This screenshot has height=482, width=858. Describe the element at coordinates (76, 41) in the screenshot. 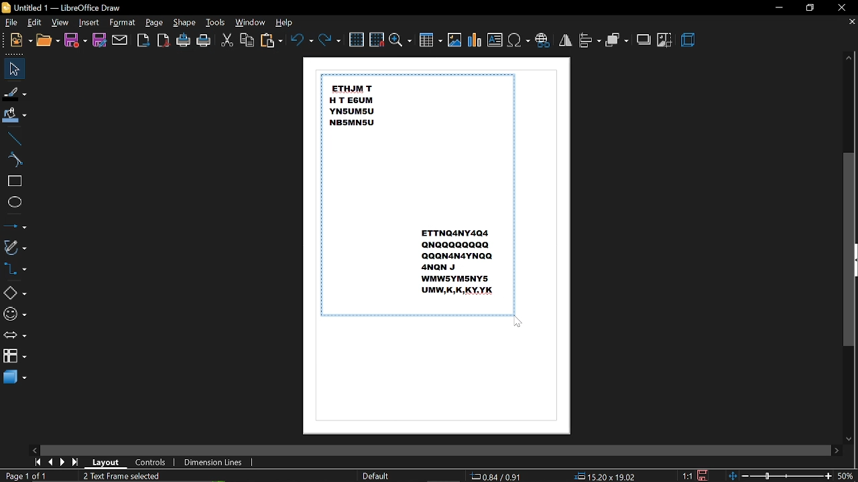

I see `save ` at that location.